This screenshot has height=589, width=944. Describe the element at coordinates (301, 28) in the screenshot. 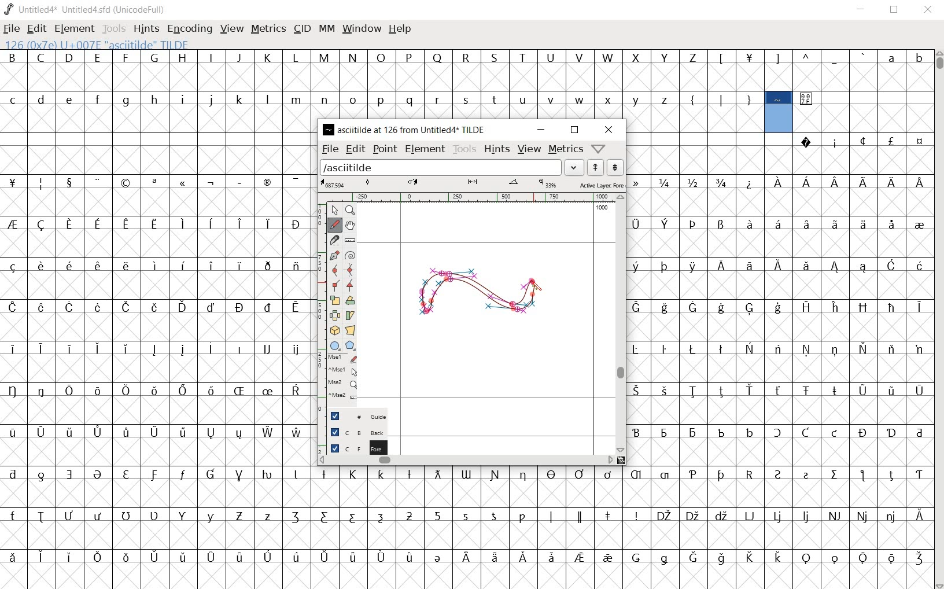

I see `CID` at that location.